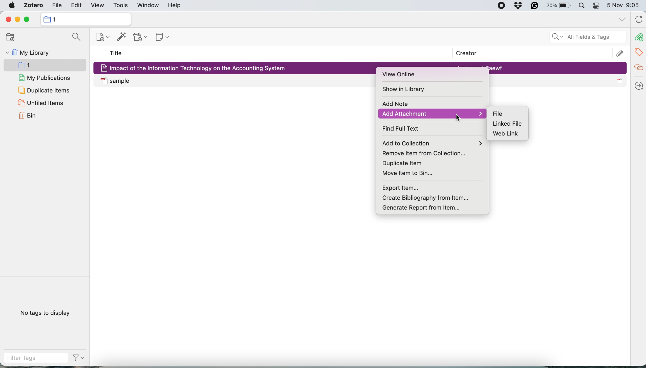  What do you see at coordinates (413, 172) in the screenshot?
I see `move item to bin` at bounding box center [413, 172].